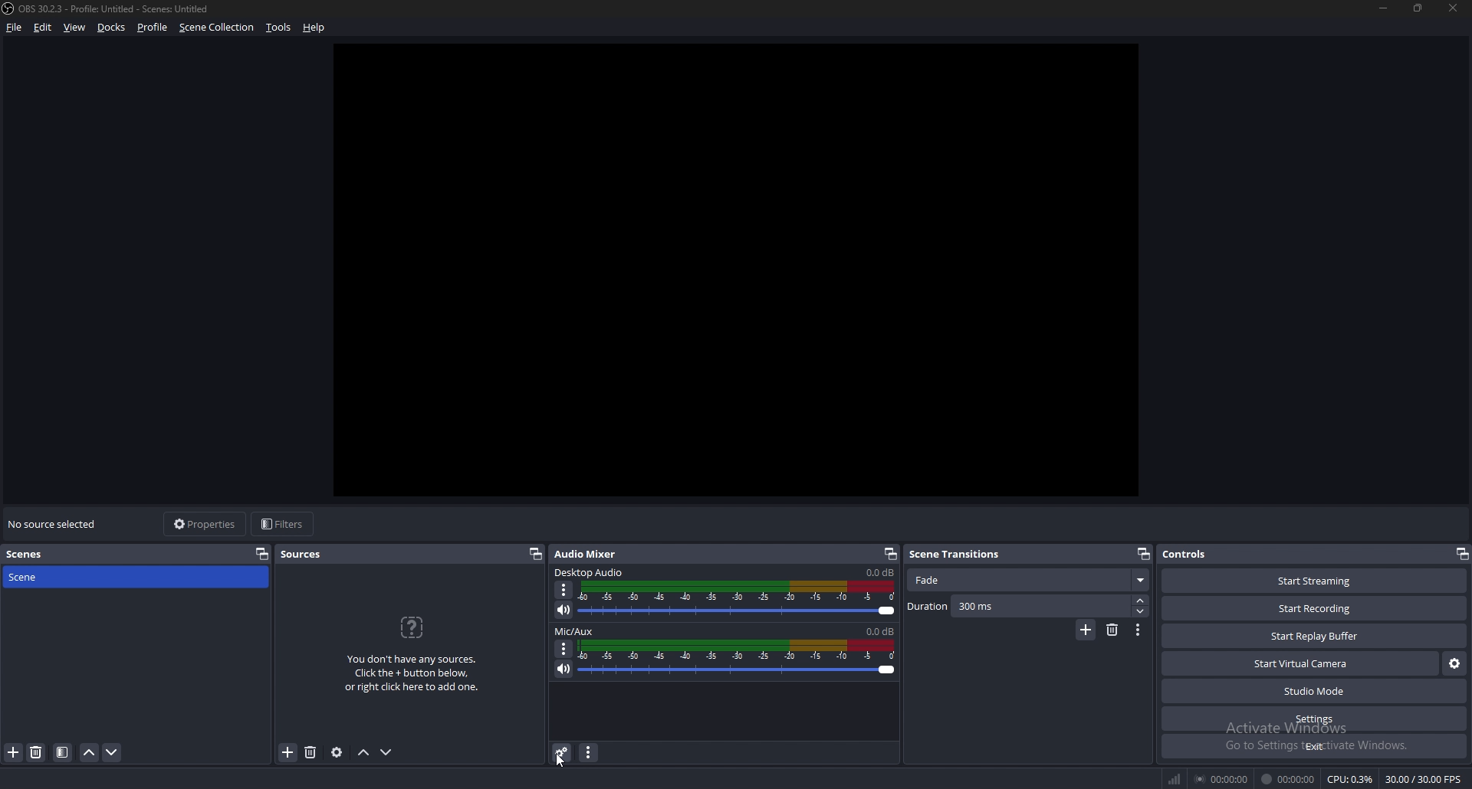  I want to click on properties, so click(203, 523).